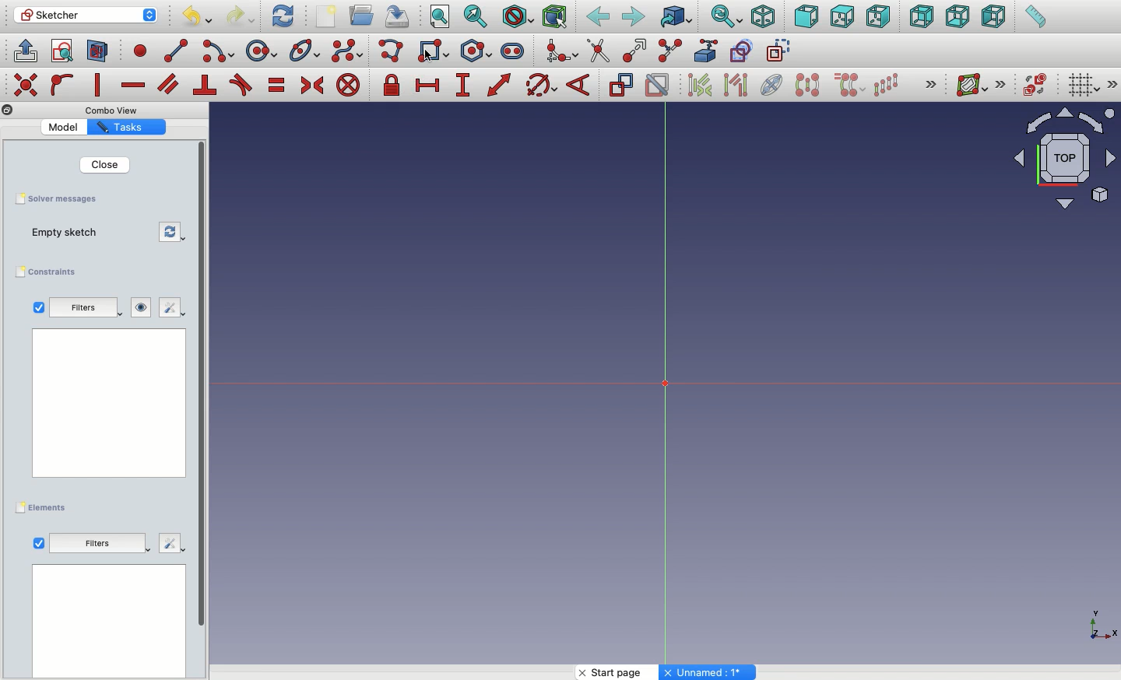 This screenshot has height=680, width=1121. What do you see at coordinates (676, 18) in the screenshot?
I see `Go to linked object` at bounding box center [676, 18].